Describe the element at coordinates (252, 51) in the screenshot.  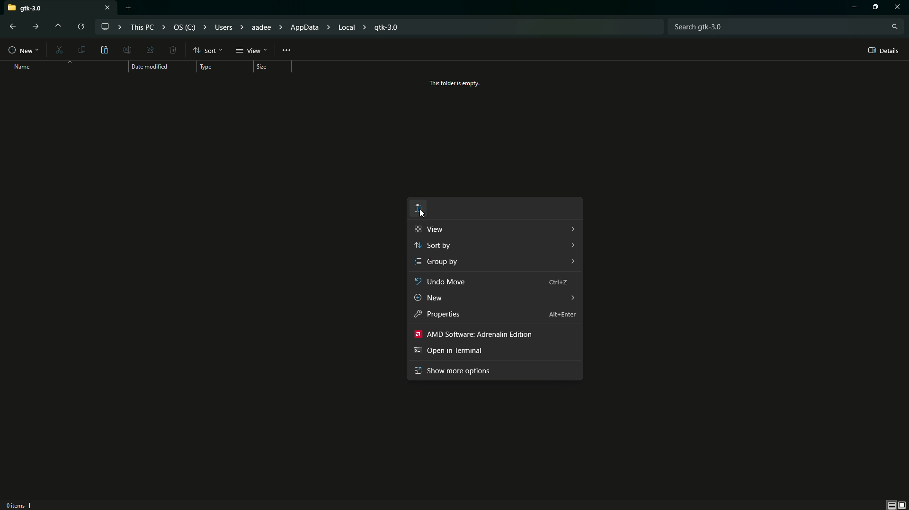
I see `View` at that location.